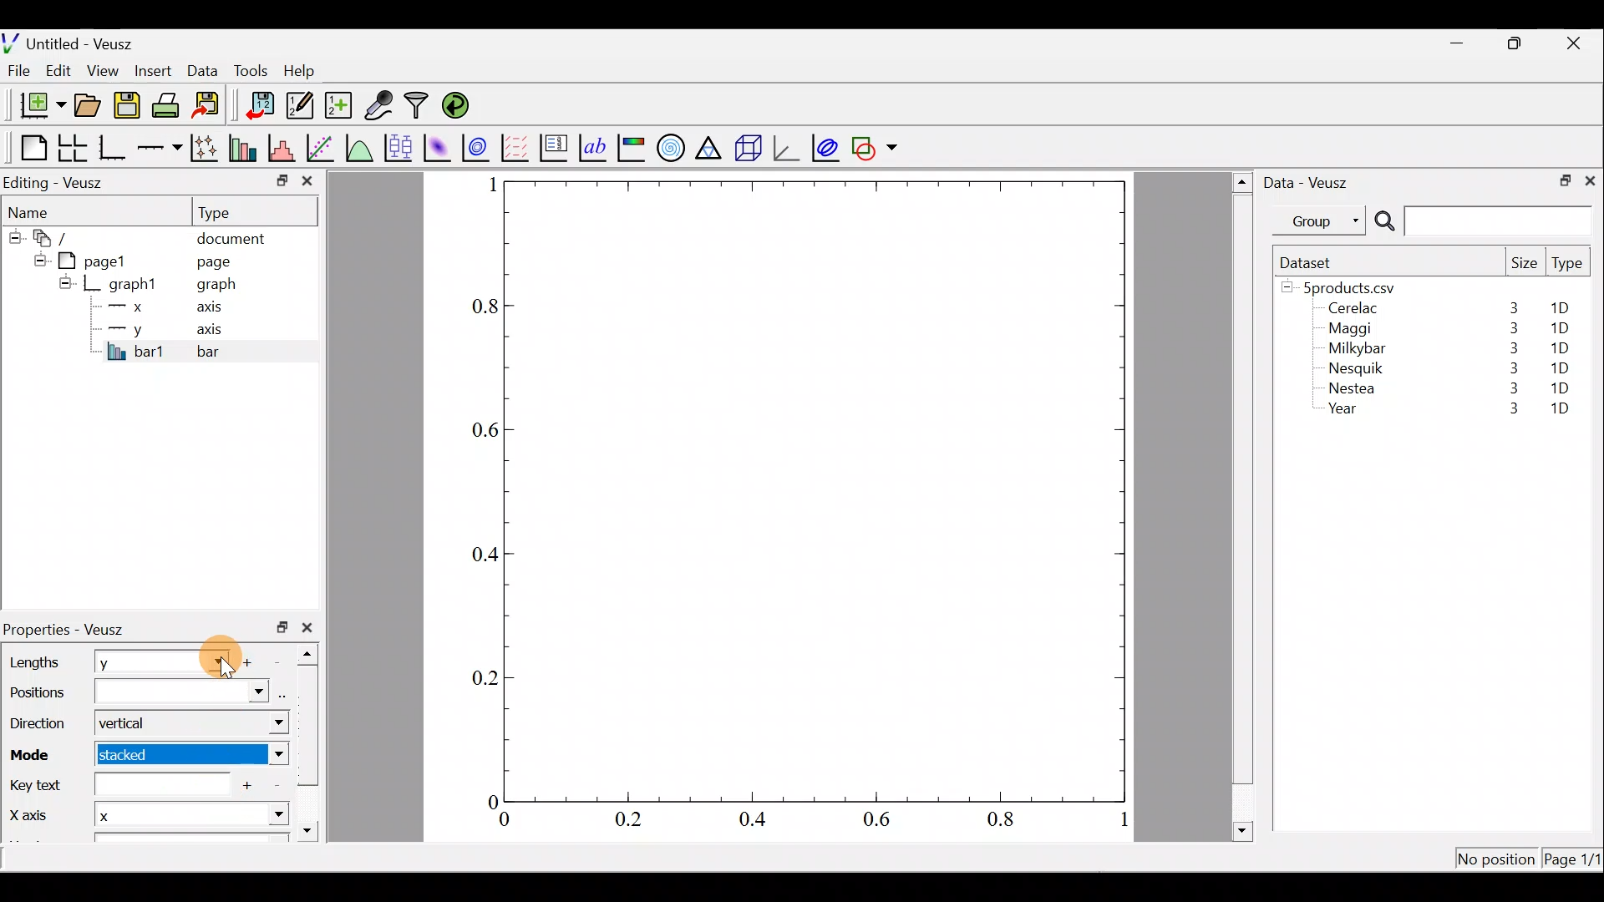  Describe the element at coordinates (216, 286) in the screenshot. I see `graph` at that location.